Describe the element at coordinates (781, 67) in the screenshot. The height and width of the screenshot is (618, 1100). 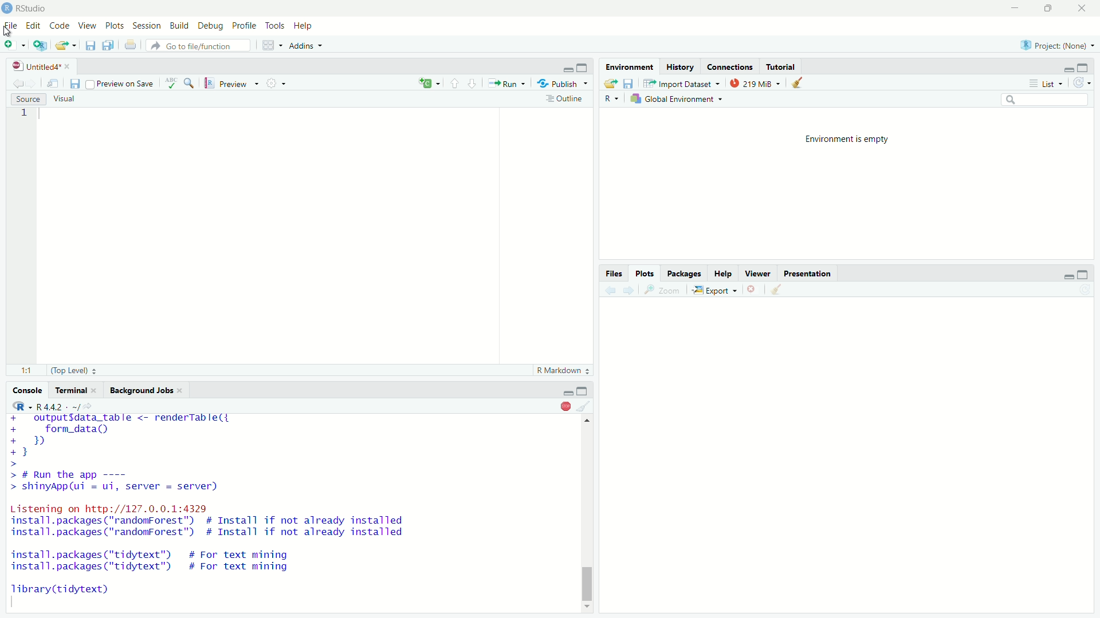
I see `Tutorial` at that location.